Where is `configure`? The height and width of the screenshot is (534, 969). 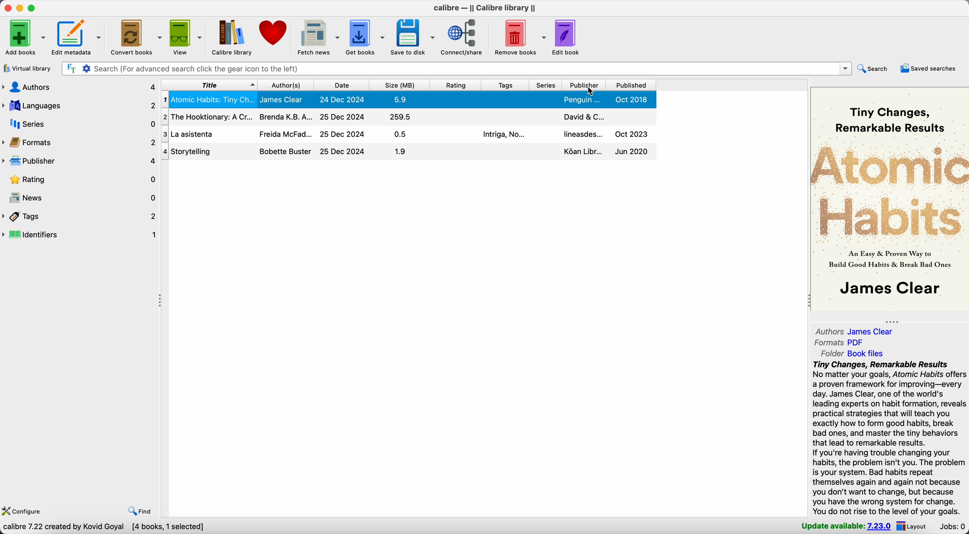 configure is located at coordinates (24, 510).